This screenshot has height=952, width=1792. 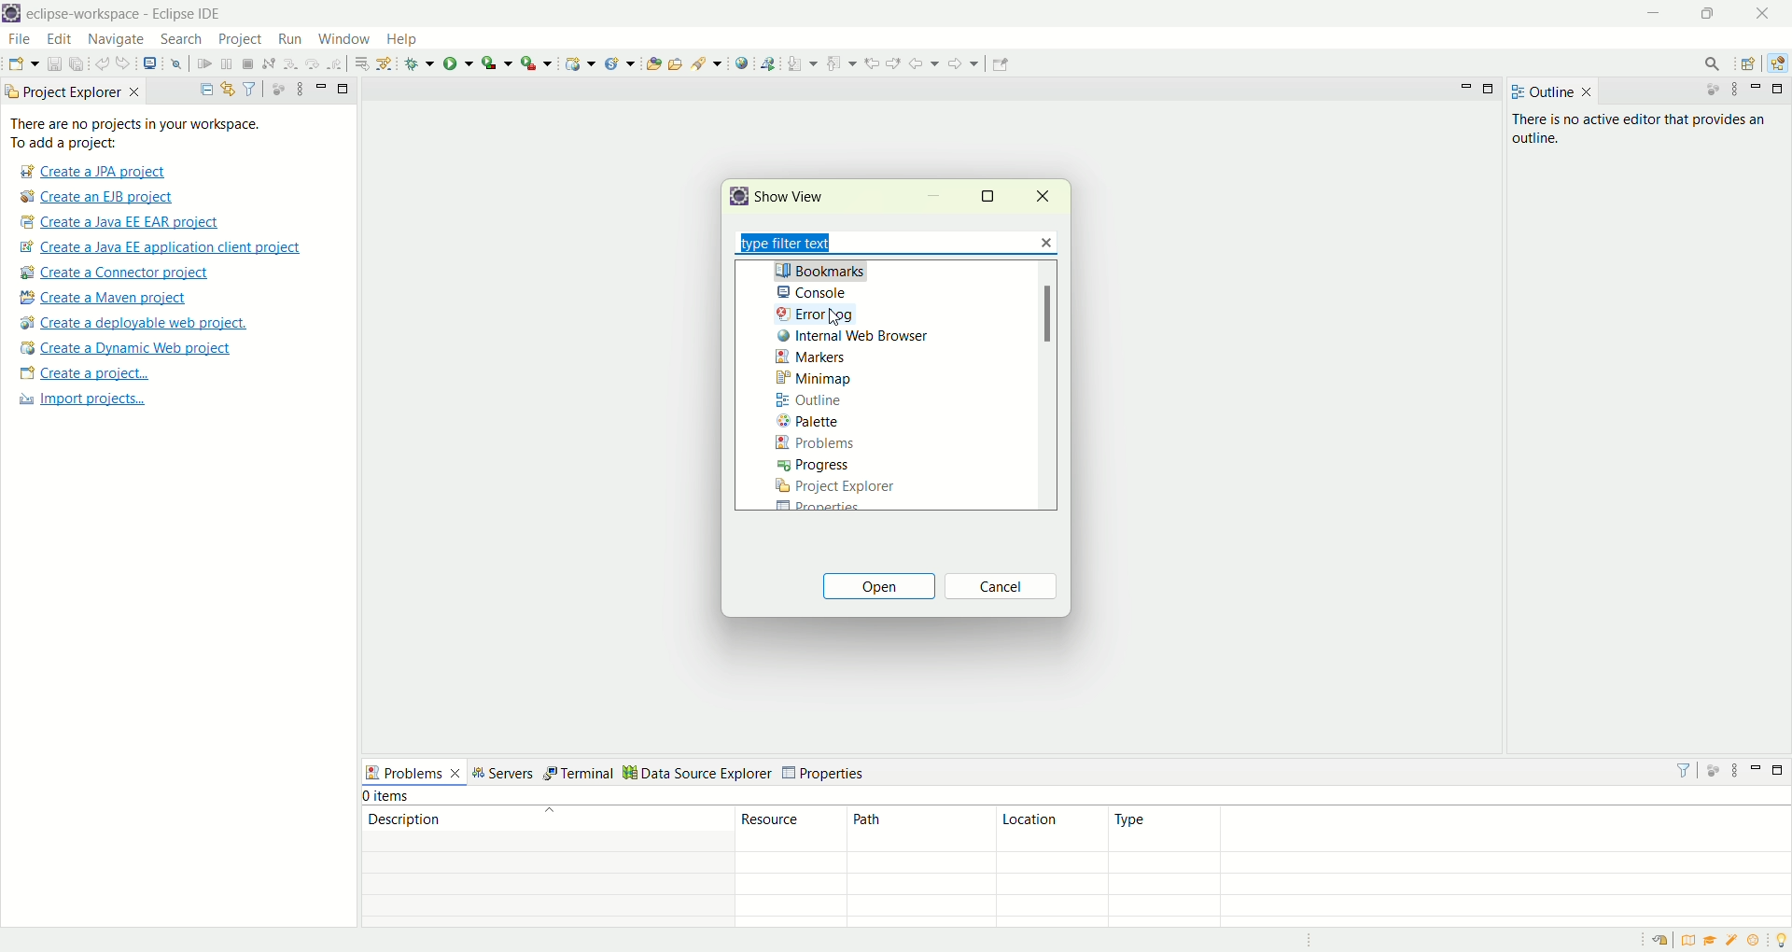 I want to click on open, so click(x=880, y=586).